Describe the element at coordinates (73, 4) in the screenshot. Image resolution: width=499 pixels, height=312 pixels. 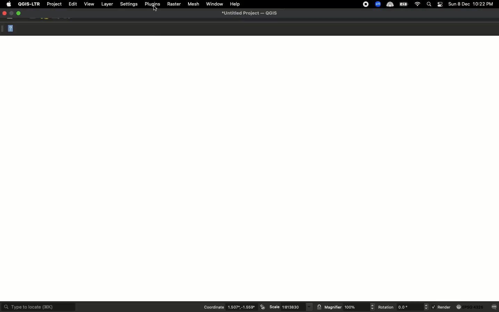
I see `Edit` at that location.